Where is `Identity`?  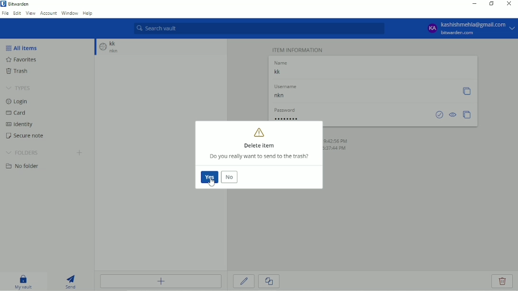 Identity is located at coordinates (20, 125).